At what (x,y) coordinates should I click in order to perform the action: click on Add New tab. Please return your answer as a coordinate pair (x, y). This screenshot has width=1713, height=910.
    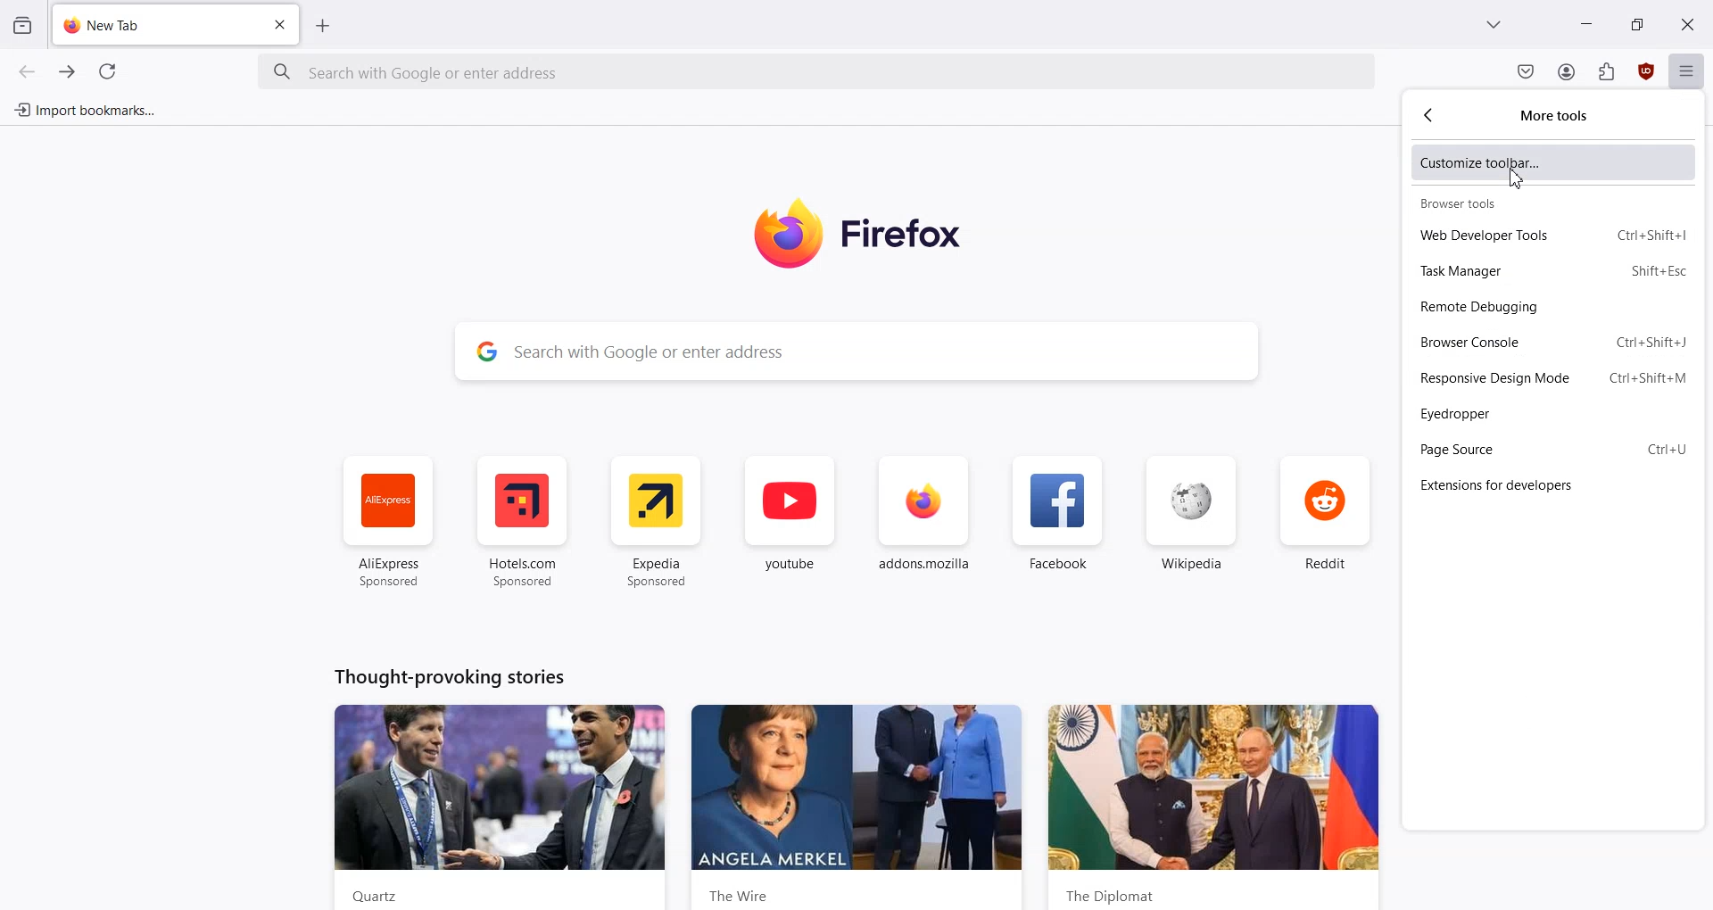
    Looking at the image, I should click on (323, 26).